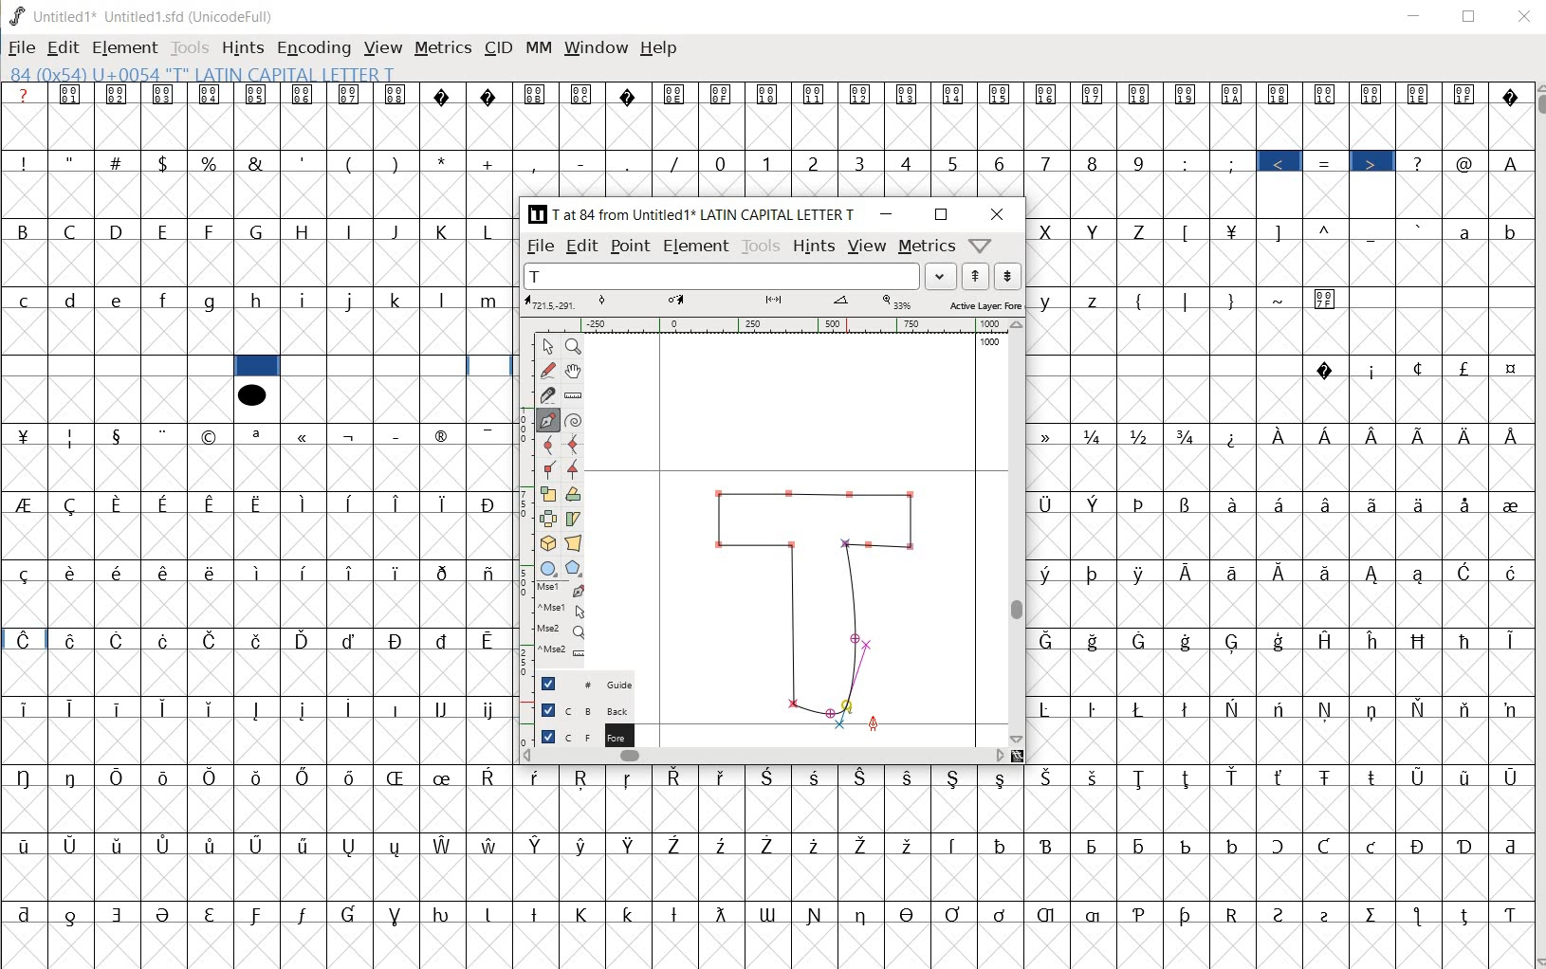  Describe the element at coordinates (1465, 710) in the screenshot. I see `Symbol` at that location.